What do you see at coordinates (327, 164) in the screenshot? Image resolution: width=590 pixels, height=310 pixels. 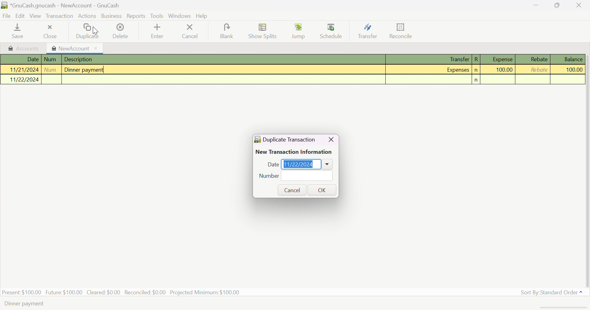 I see `Drop Down` at bounding box center [327, 164].